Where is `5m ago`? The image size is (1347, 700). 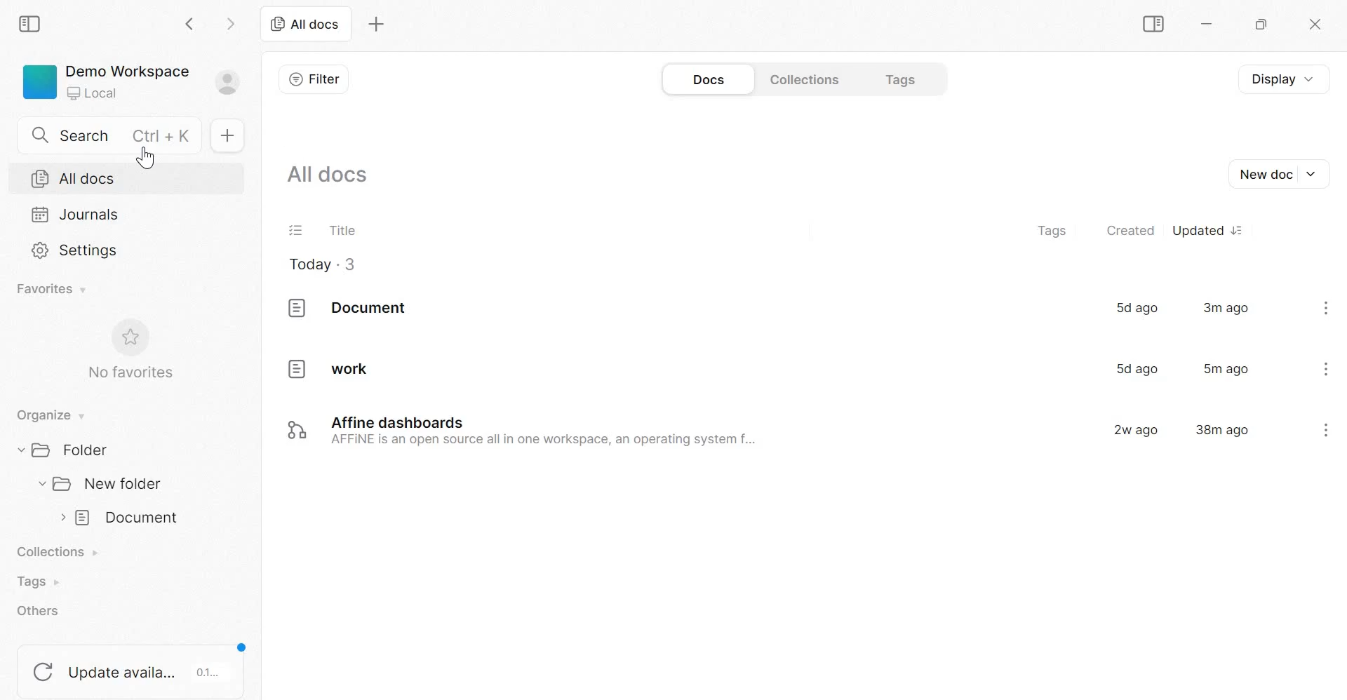 5m ago is located at coordinates (1227, 368).